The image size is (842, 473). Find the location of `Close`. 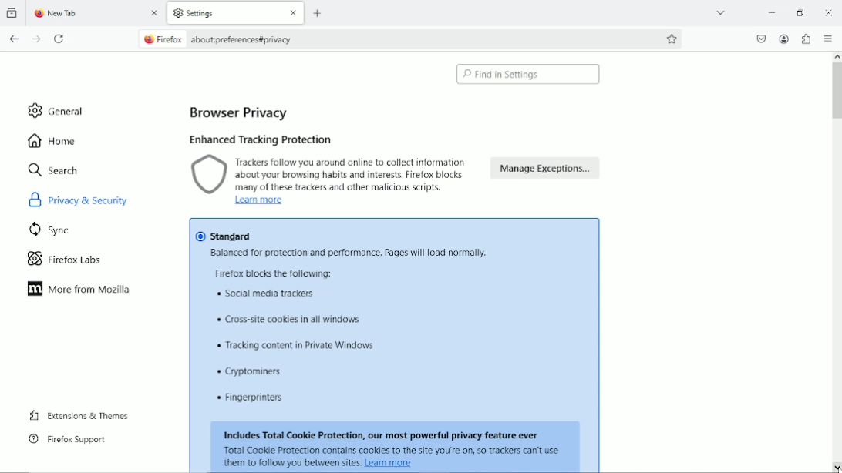

Close is located at coordinates (830, 14).